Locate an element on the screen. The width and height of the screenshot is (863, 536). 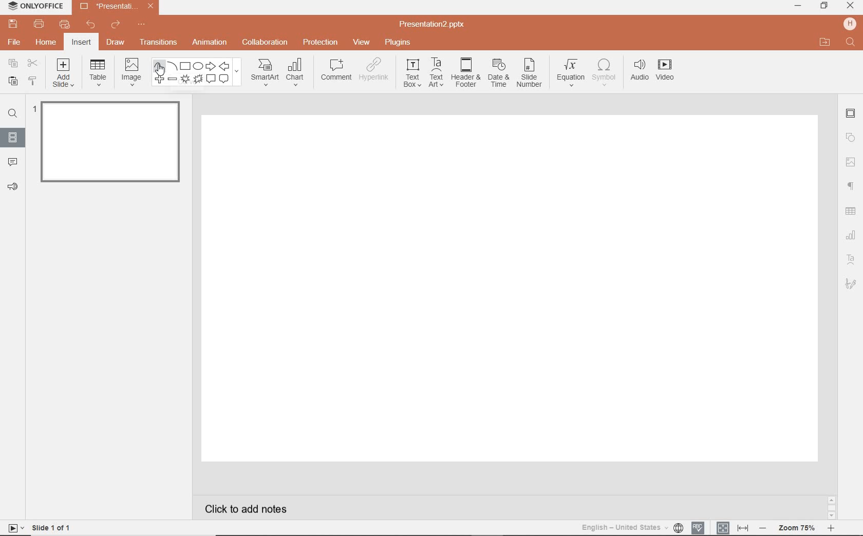
PARAGRAPH SETTINGS is located at coordinates (850, 185).